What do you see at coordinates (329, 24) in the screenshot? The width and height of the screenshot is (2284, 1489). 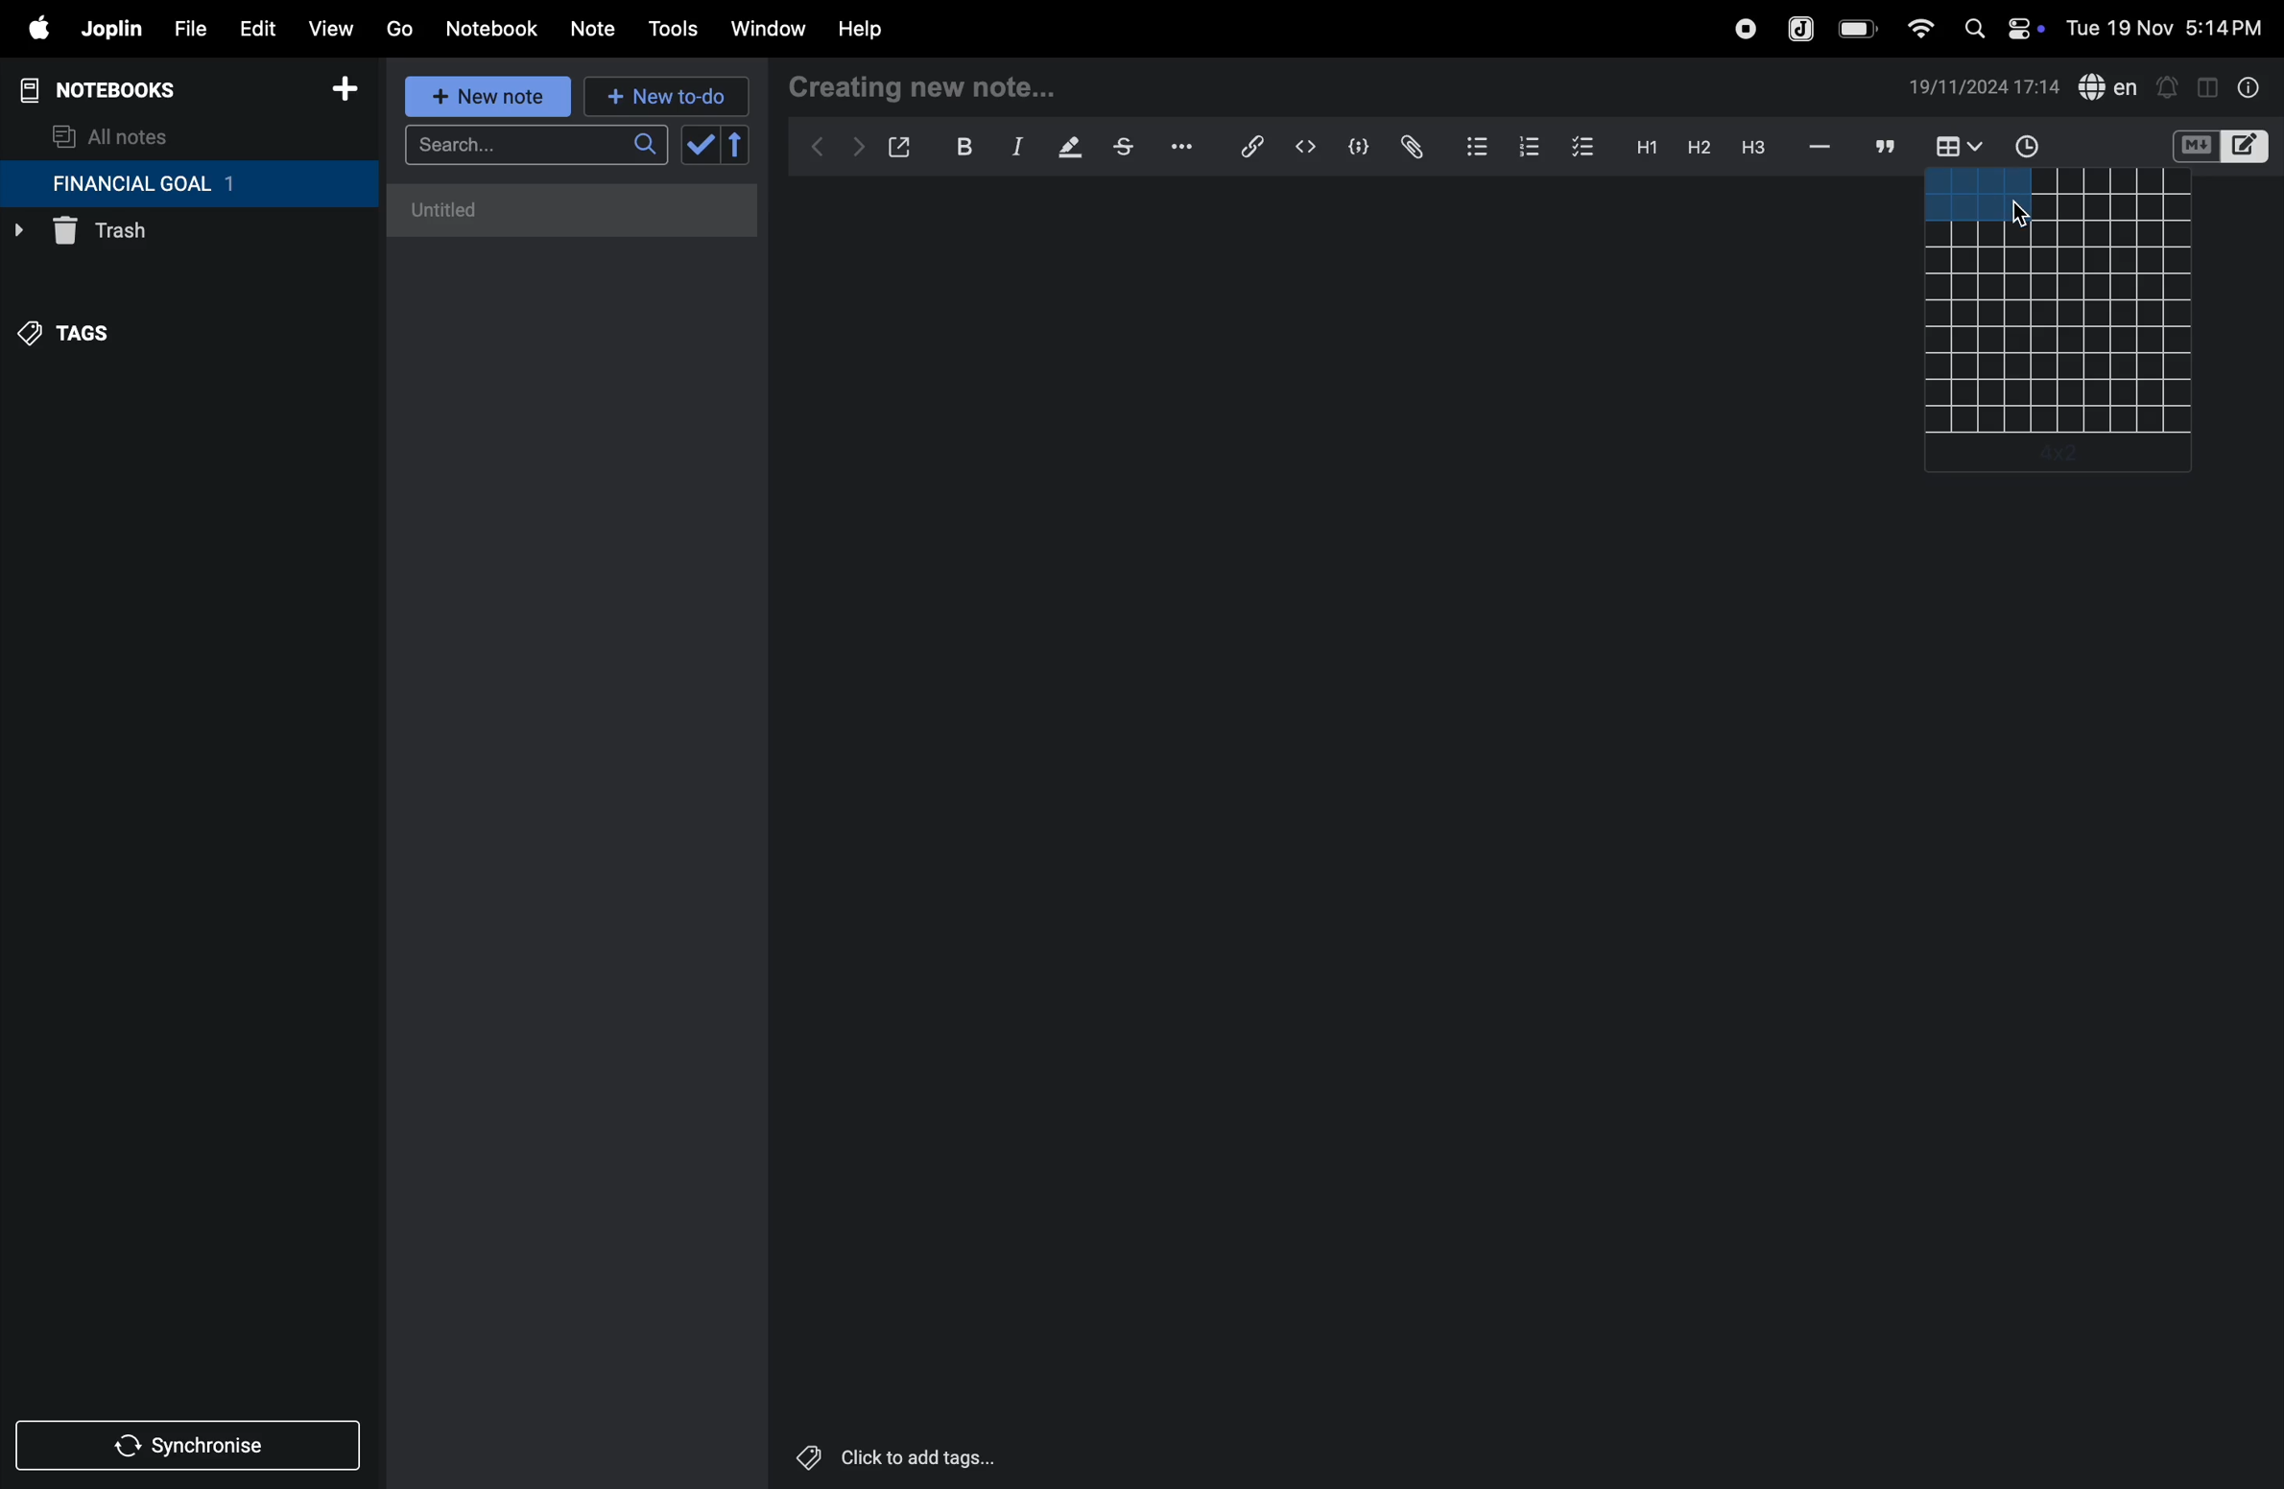 I see `view` at bounding box center [329, 24].